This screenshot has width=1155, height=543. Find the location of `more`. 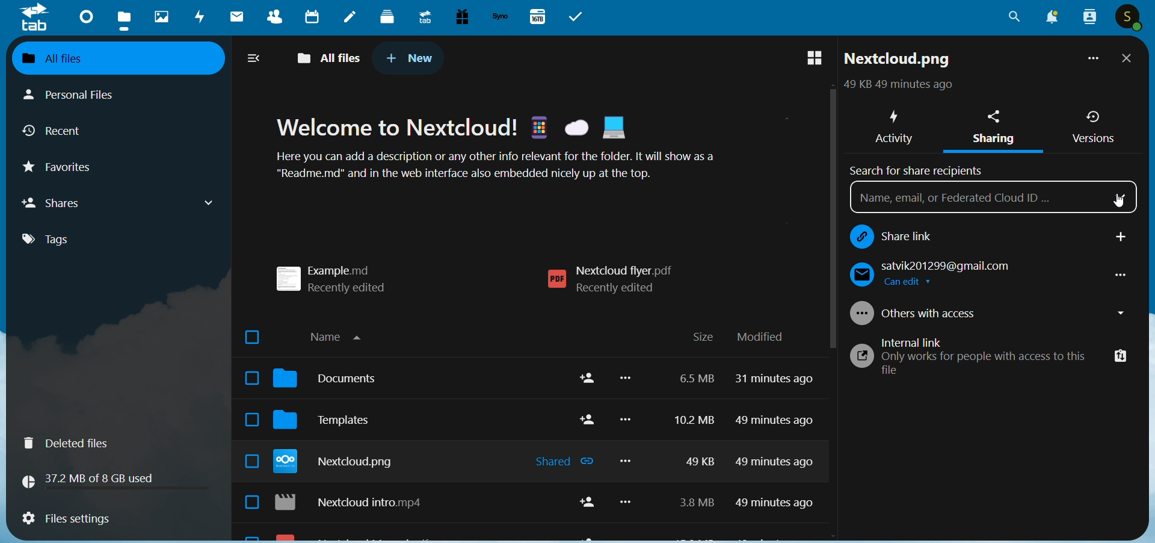

more is located at coordinates (1091, 61).